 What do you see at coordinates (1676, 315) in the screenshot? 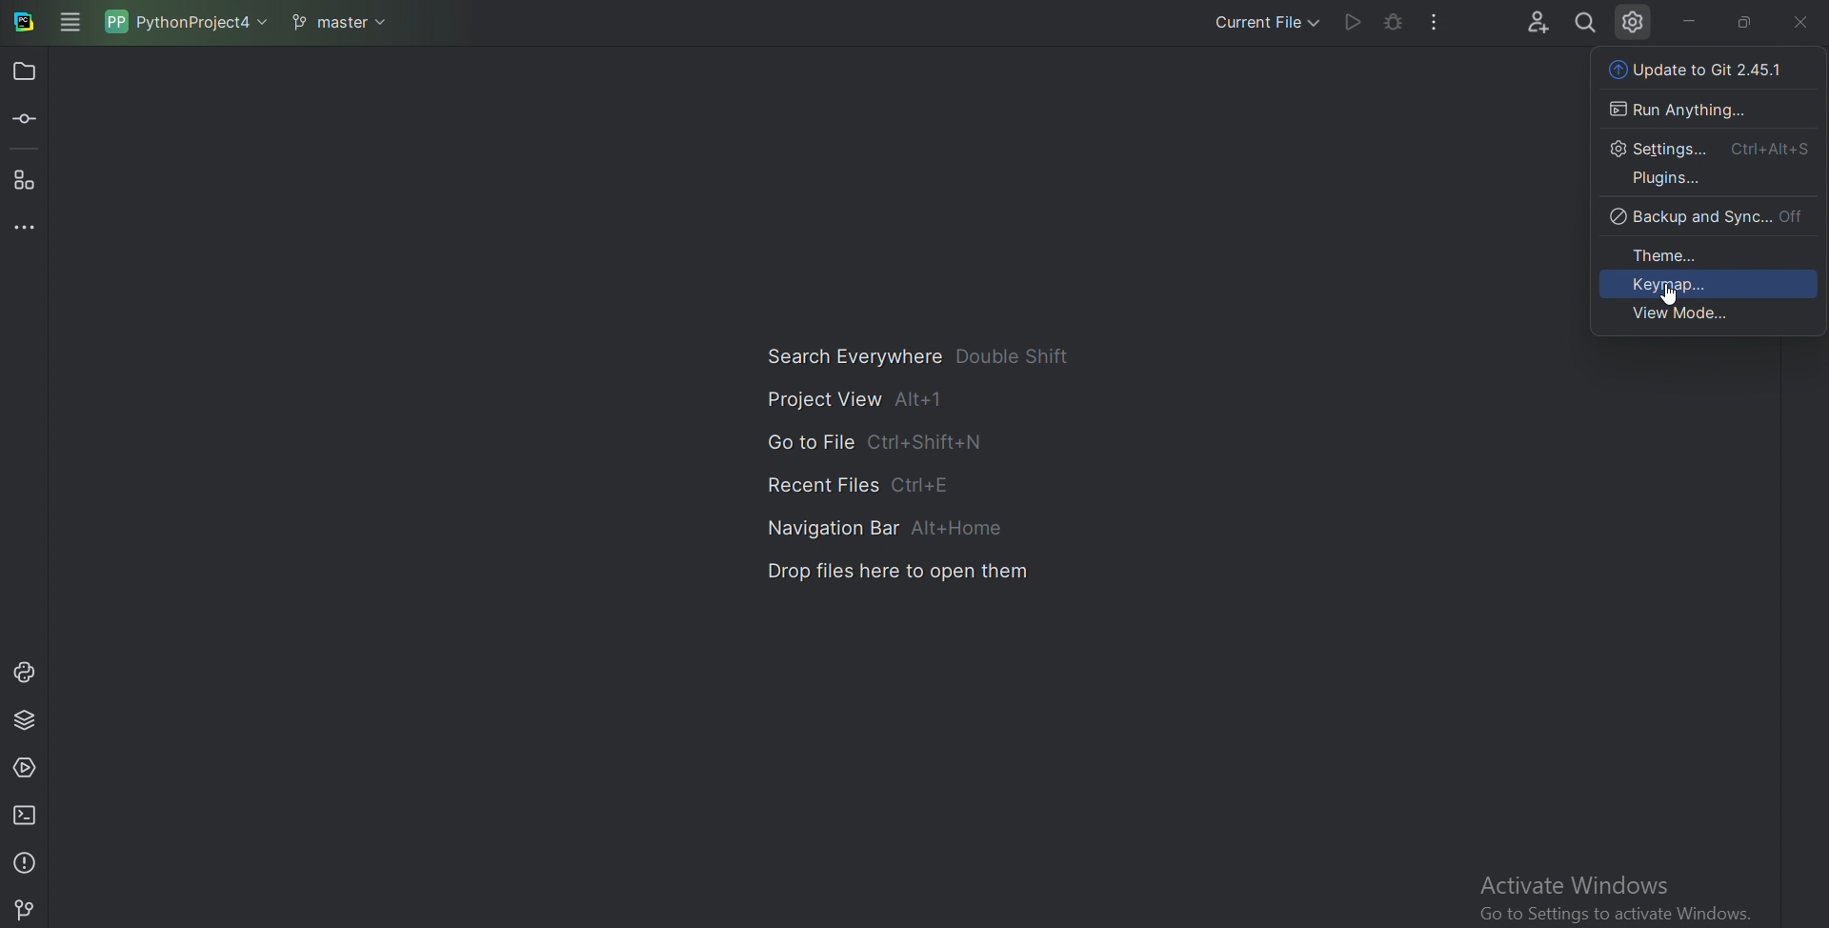
I see `View mode` at bounding box center [1676, 315].